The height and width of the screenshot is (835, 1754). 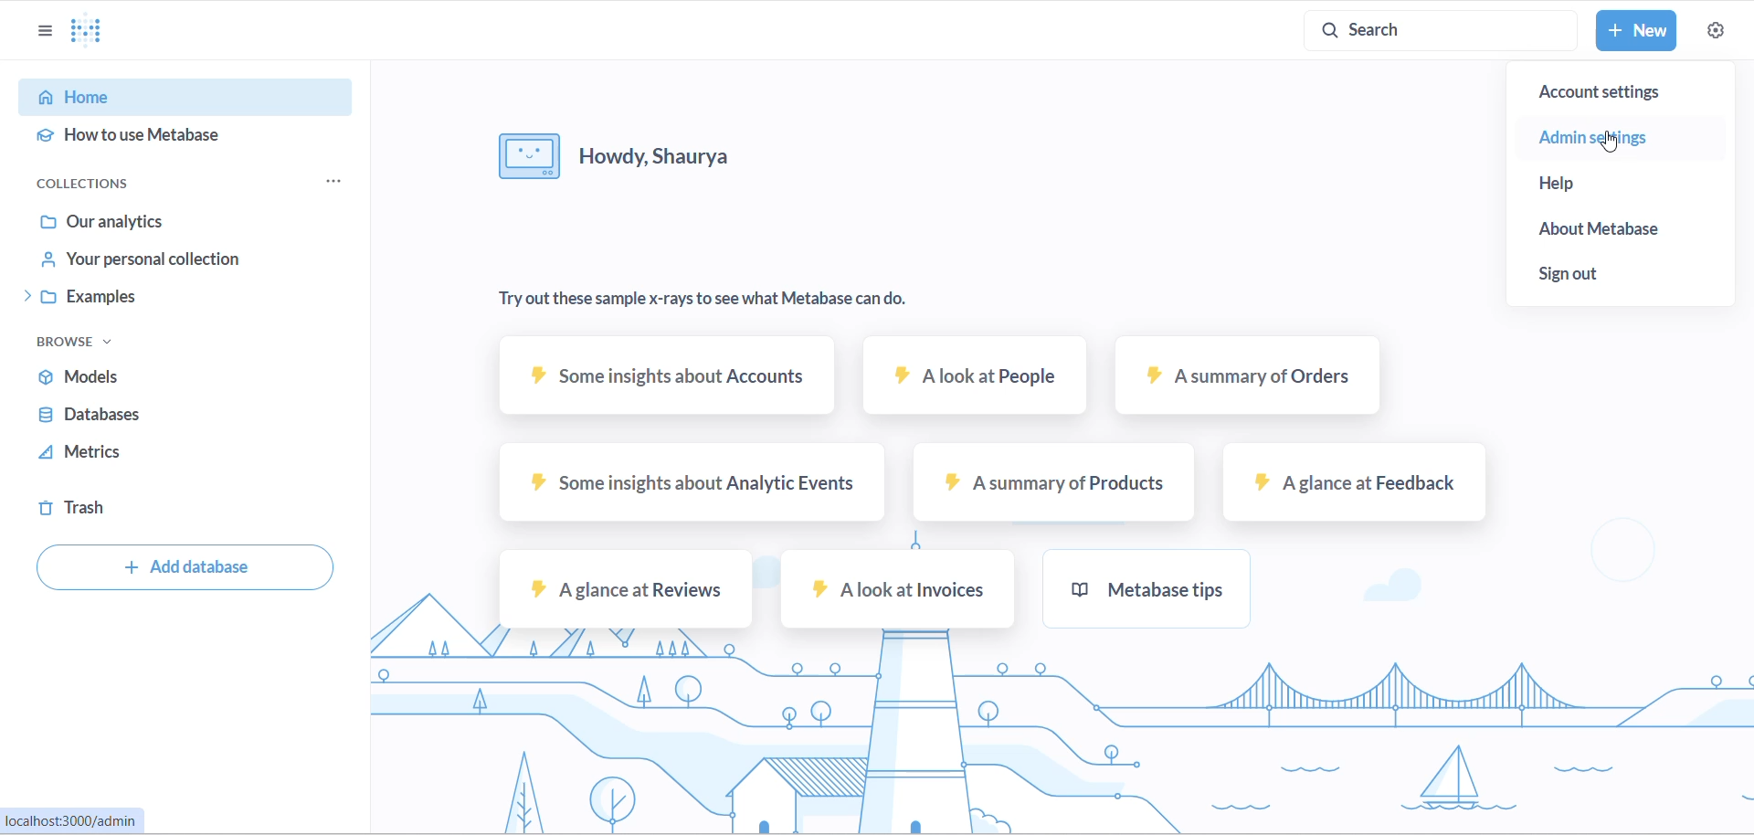 I want to click on SEARCH, so click(x=1432, y=30).